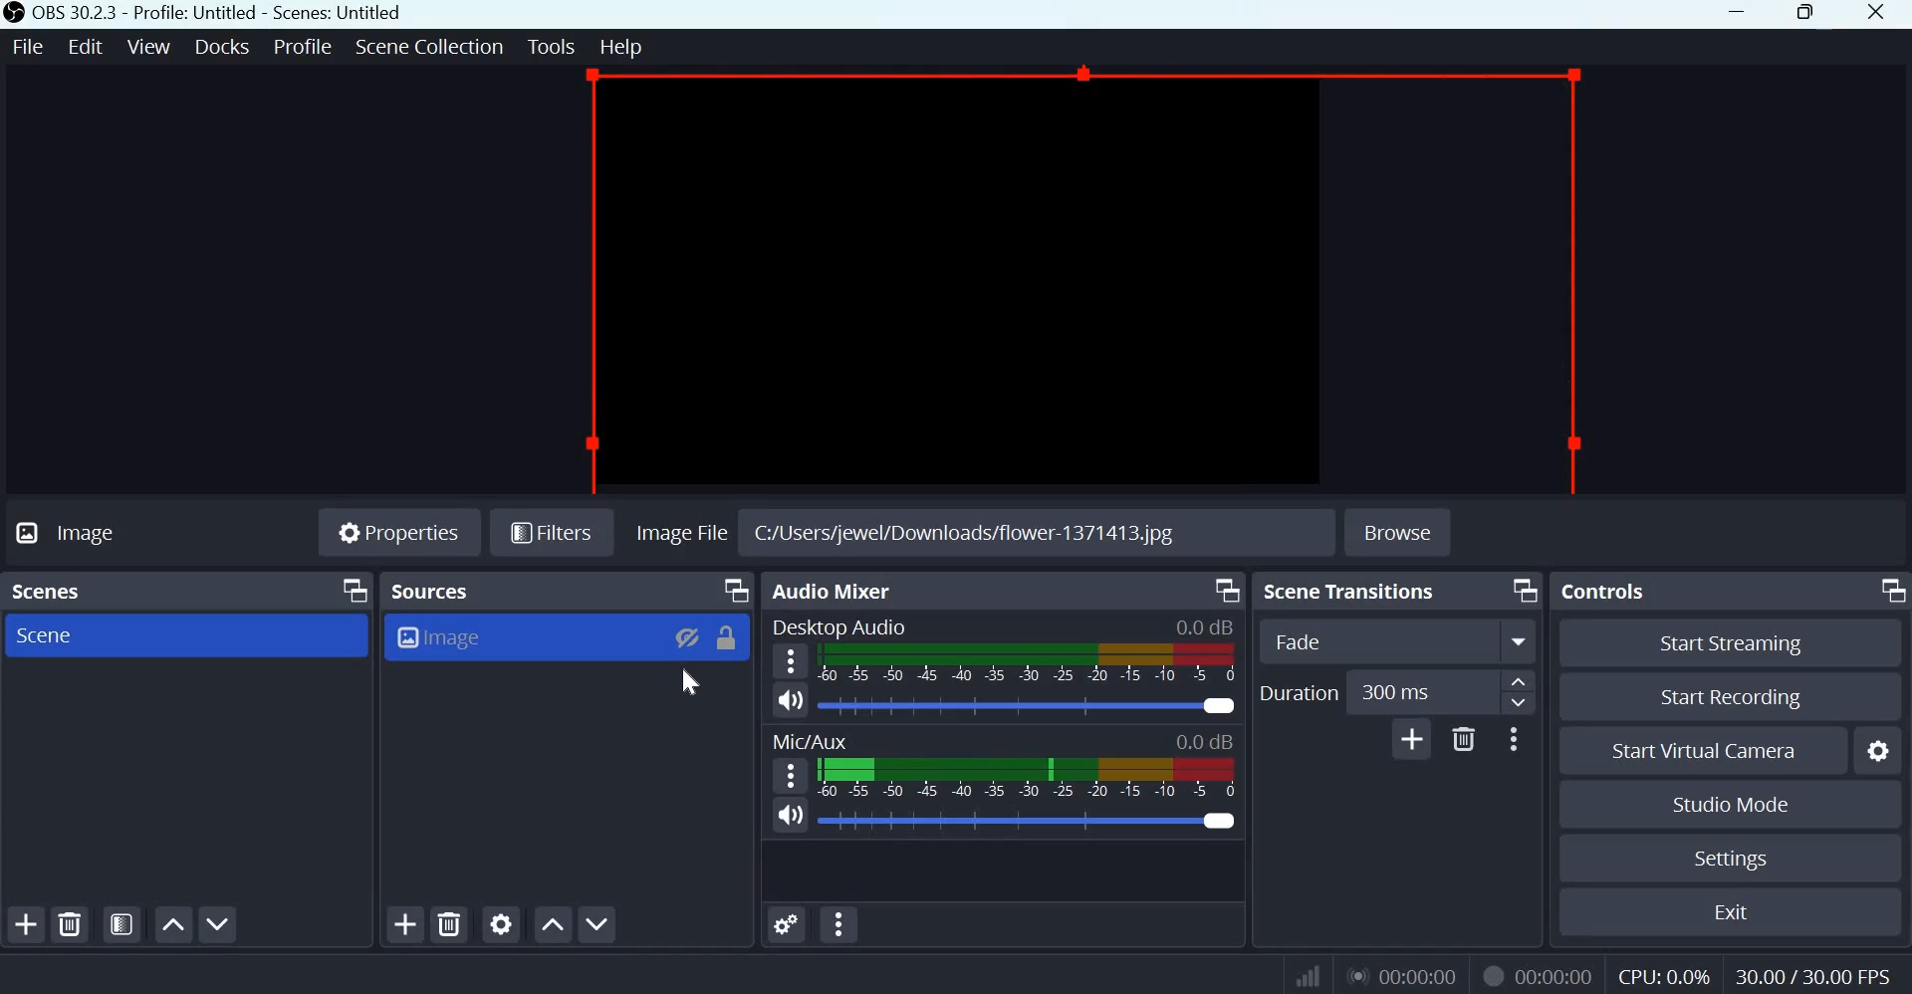  Describe the element at coordinates (1031, 705) in the screenshot. I see `Audio Slider` at that location.